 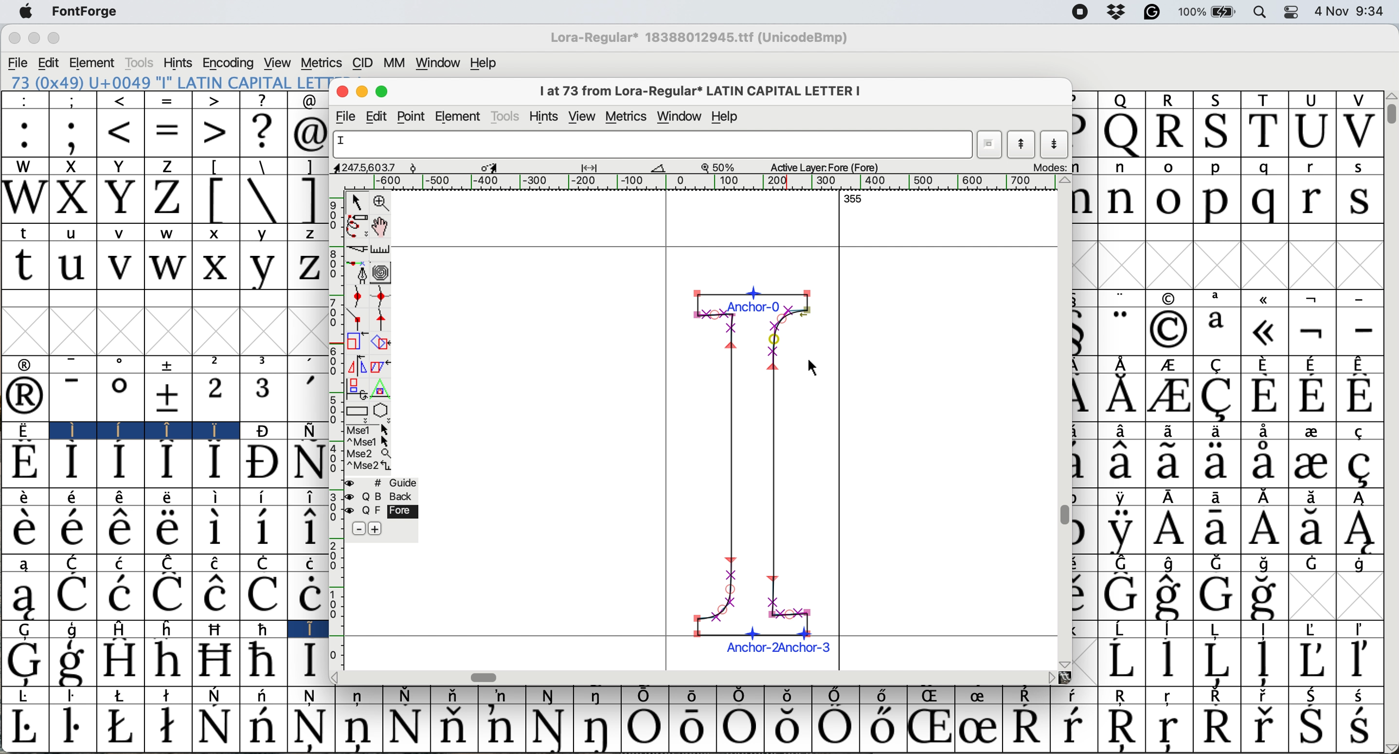 What do you see at coordinates (308, 661) in the screenshot?
I see `Symbol` at bounding box center [308, 661].